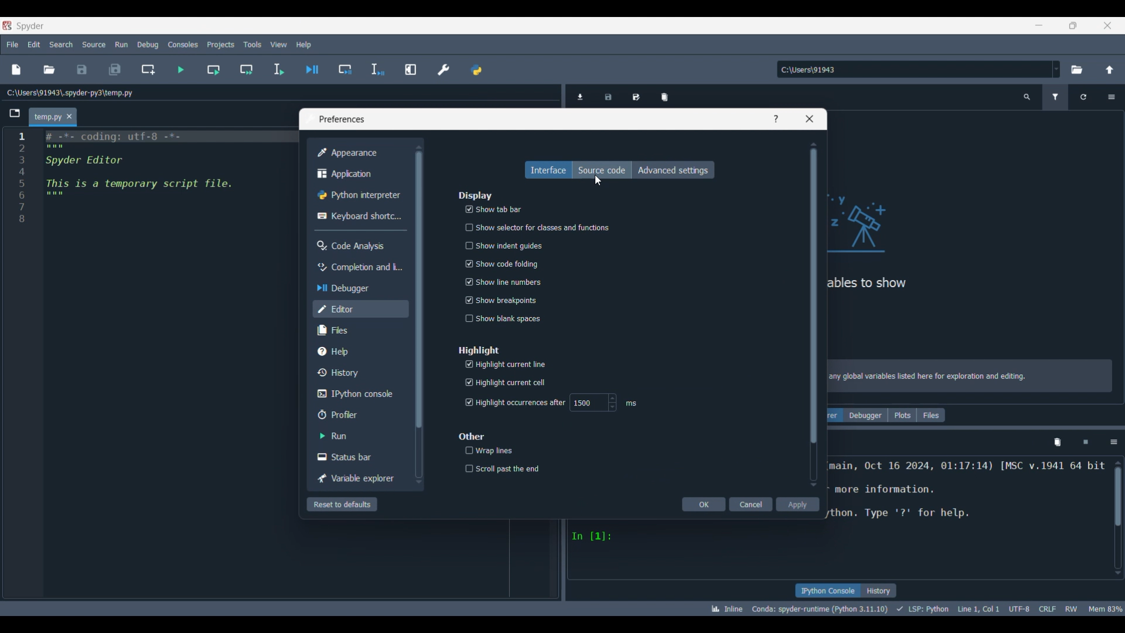 The height and width of the screenshot is (633, 1125). What do you see at coordinates (70, 93) in the screenshot?
I see `File location` at bounding box center [70, 93].